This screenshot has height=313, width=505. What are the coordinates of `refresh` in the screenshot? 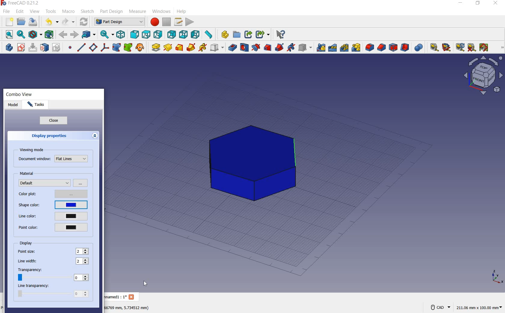 It's located at (84, 22).